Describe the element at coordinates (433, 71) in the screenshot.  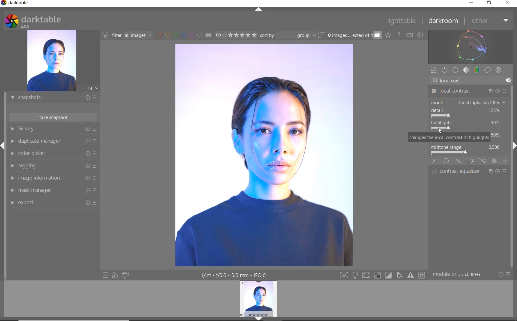
I see `QUICK ACCESS PANEL` at that location.